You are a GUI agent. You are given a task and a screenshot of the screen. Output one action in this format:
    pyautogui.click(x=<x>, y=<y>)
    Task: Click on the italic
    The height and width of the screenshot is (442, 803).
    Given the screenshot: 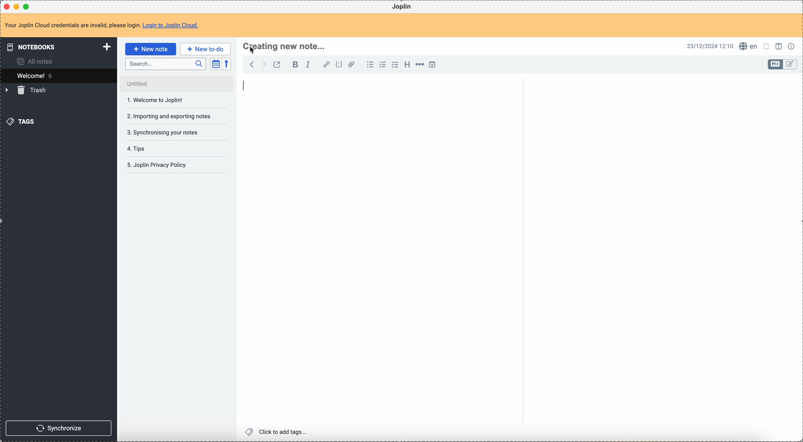 What is the action you would take?
    pyautogui.click(x=311, y=65)
    